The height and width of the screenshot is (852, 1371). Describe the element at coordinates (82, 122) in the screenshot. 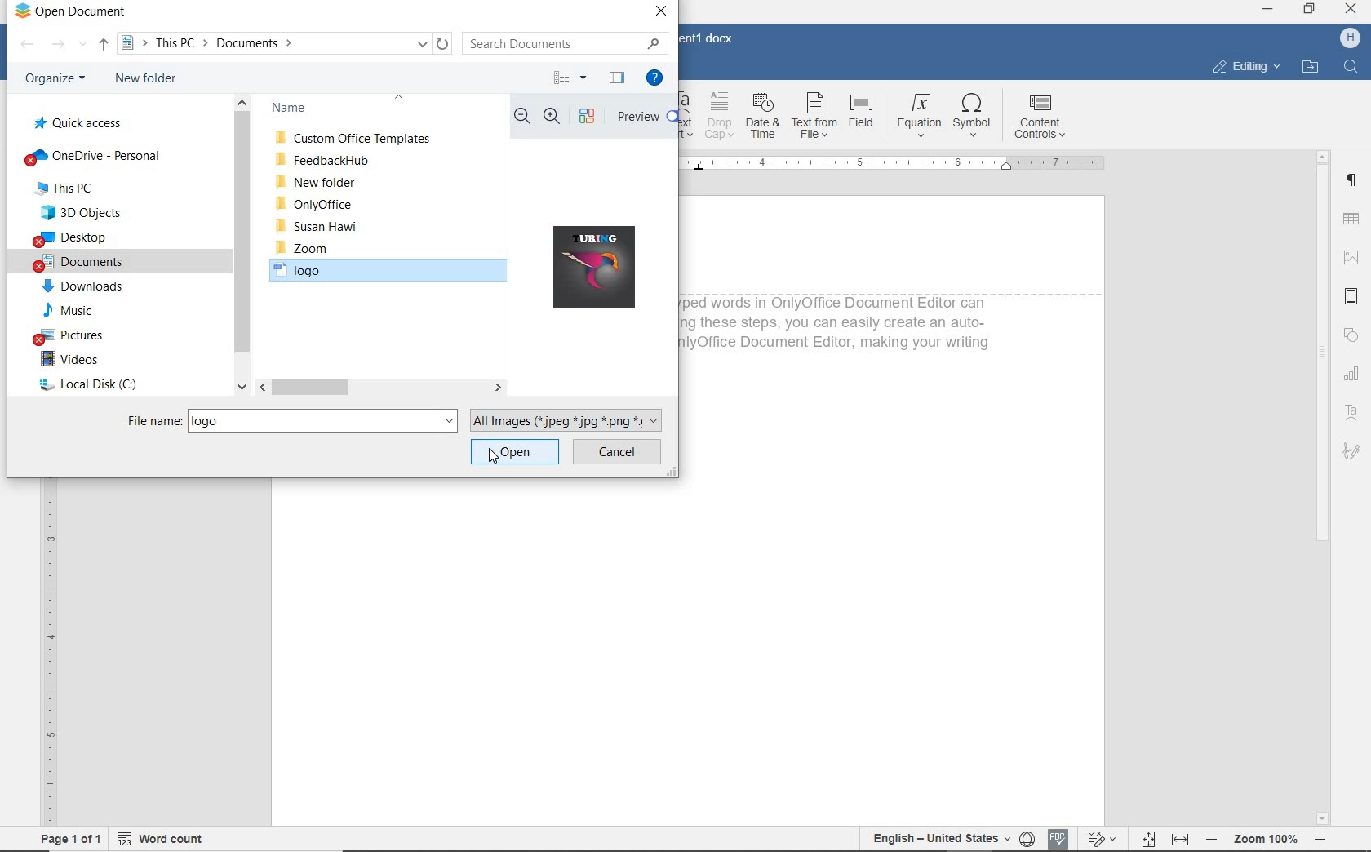

I see `QUICK ACCESS` at that location.